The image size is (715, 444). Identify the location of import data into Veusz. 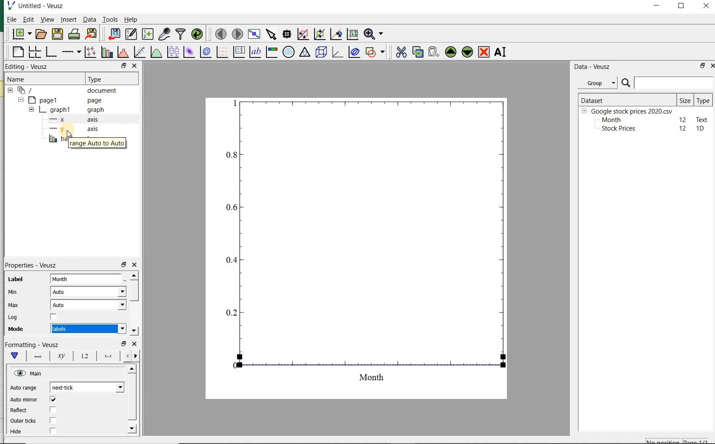
(112, 34).